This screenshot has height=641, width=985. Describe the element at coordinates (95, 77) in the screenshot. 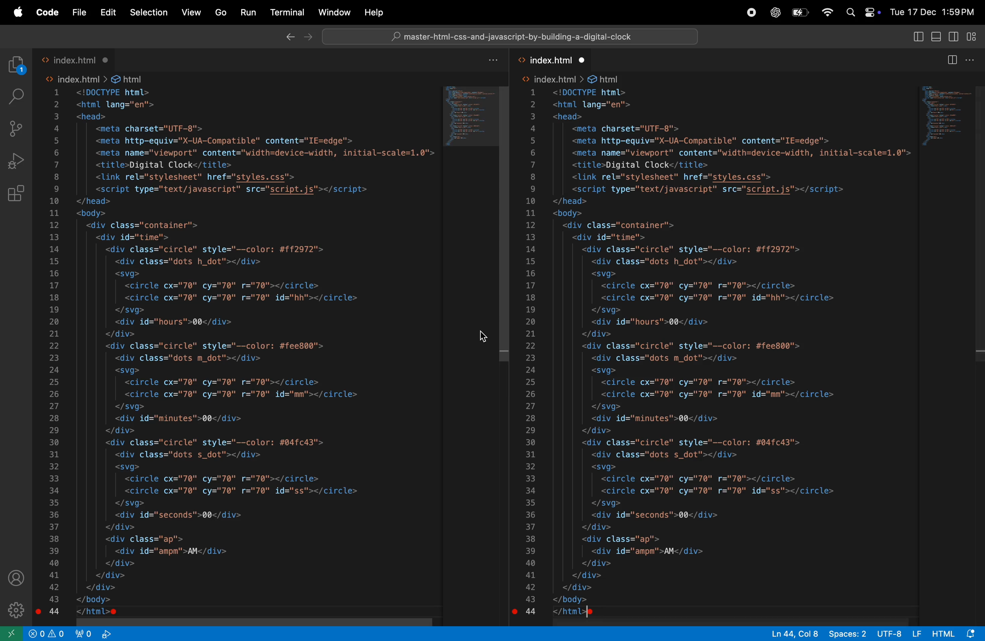

I see `<> index.html > & html` at that location.